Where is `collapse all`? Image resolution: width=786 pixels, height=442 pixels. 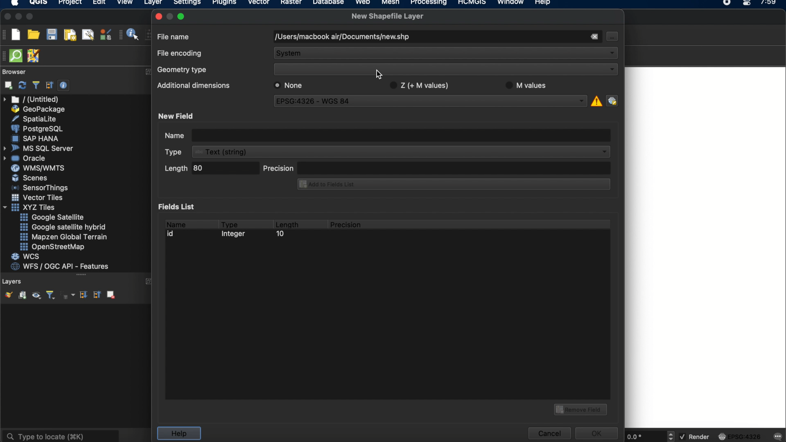
collapse all is located at coordinates (96, 294).